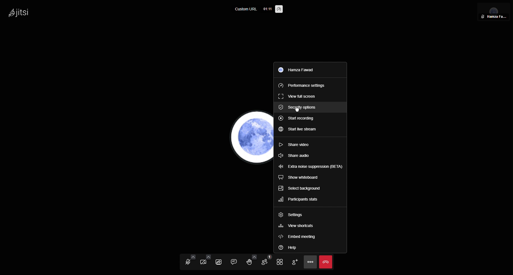  Describe the element at coordinates (236, 262) in the screenshot. I see `Chat` at that location.